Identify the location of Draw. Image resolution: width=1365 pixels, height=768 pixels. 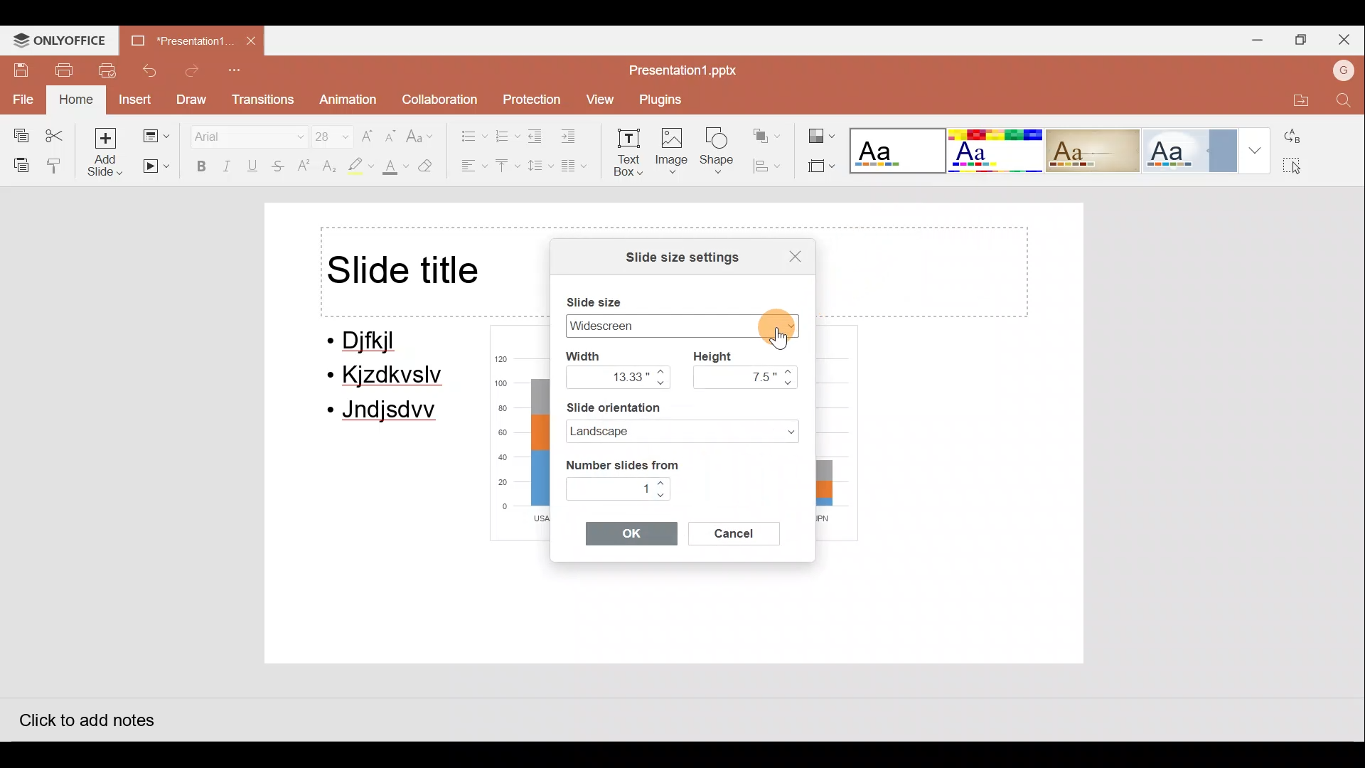
(193, 100).